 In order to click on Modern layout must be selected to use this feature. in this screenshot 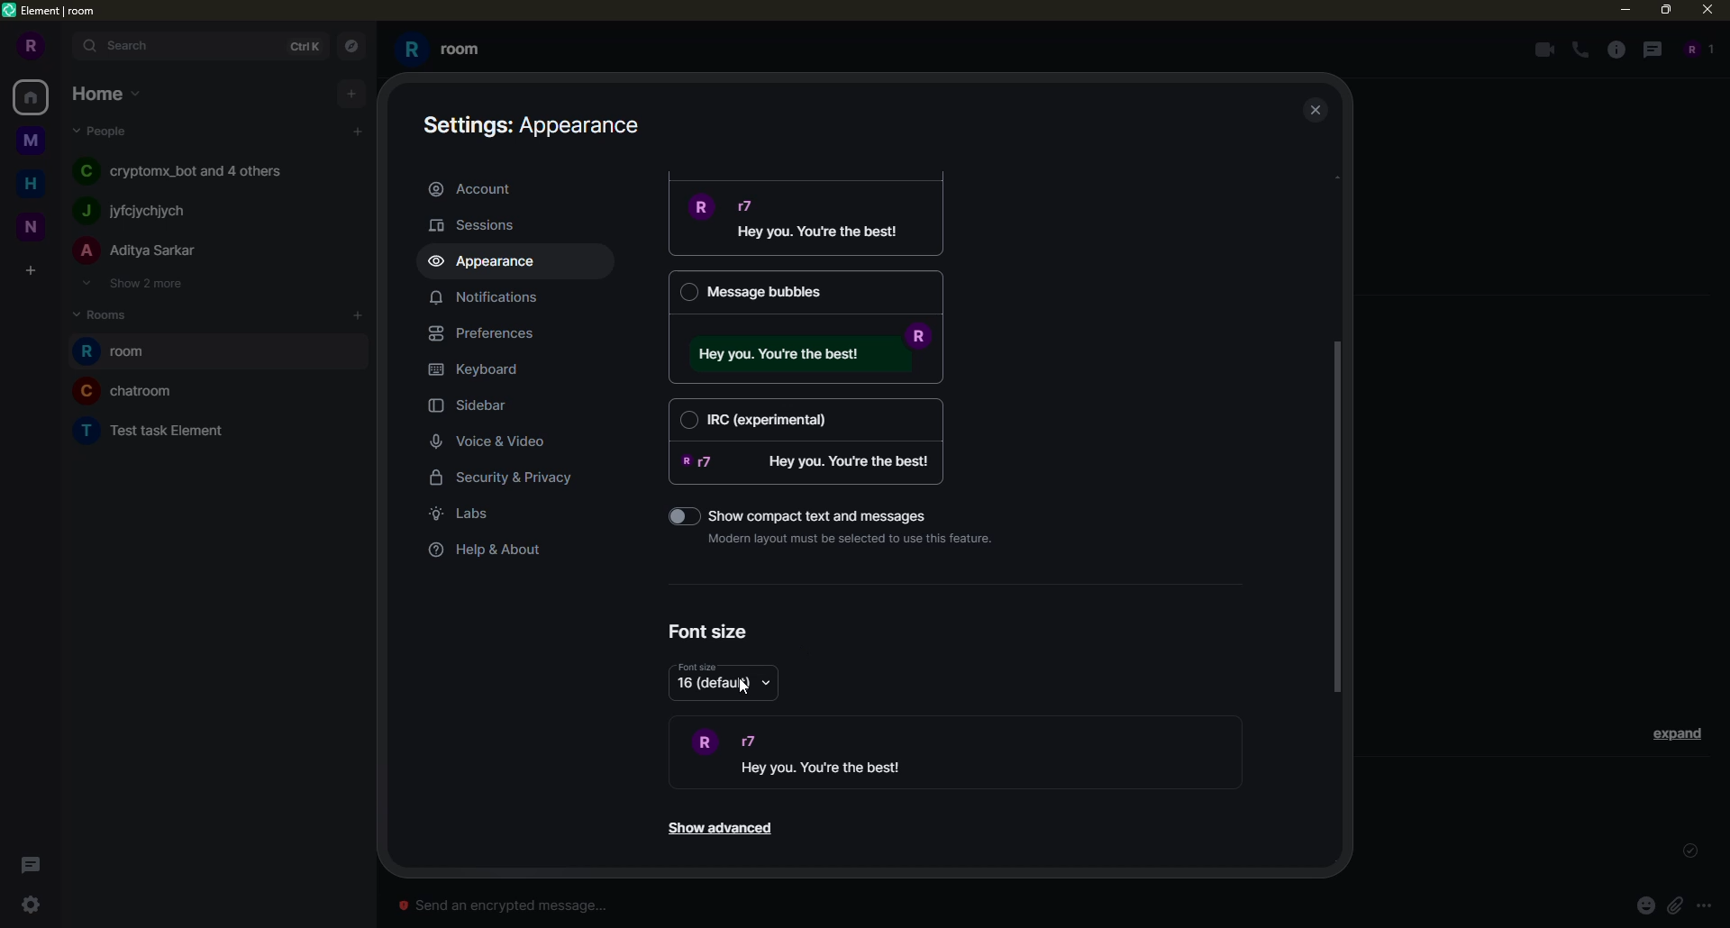, I will do `click(856, 538)`.